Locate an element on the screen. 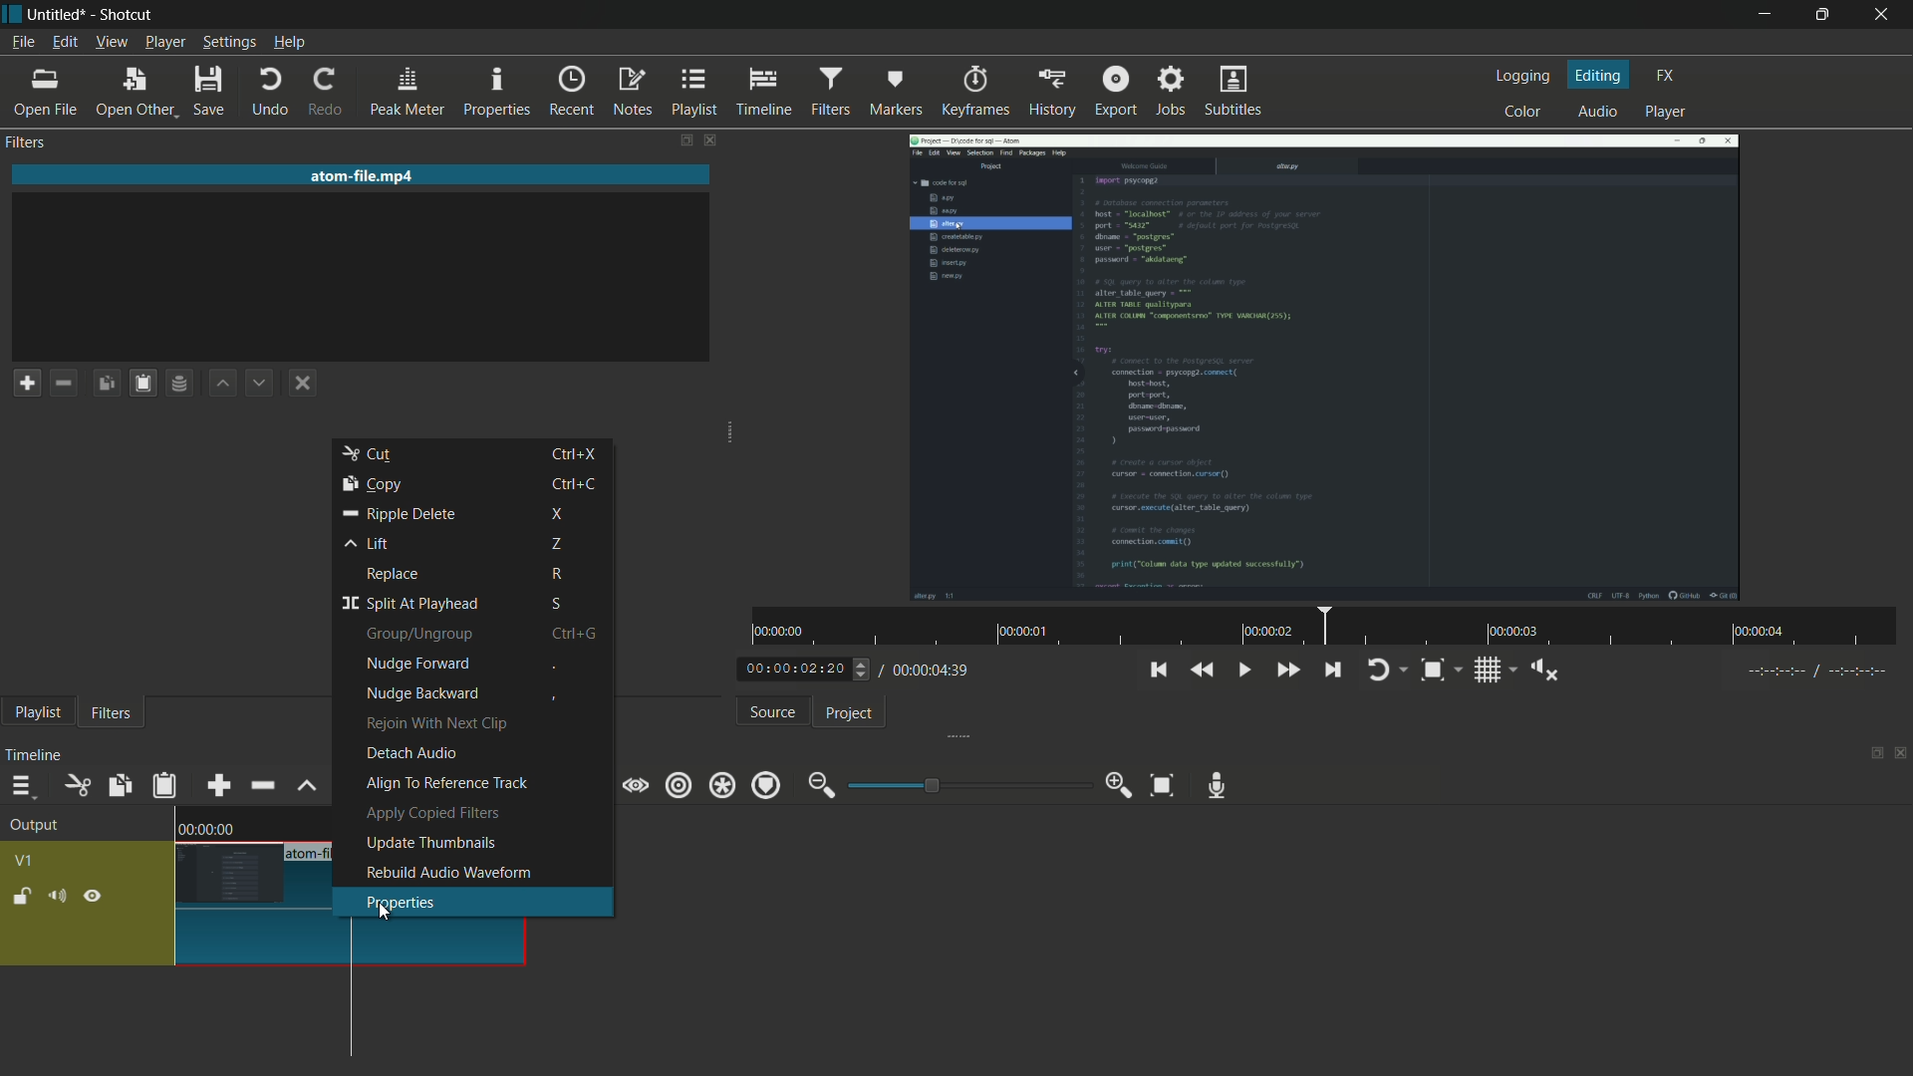 Image resolution: width=1913 pixels, height=1076 pixels. append is located at coordinates (217, 786).